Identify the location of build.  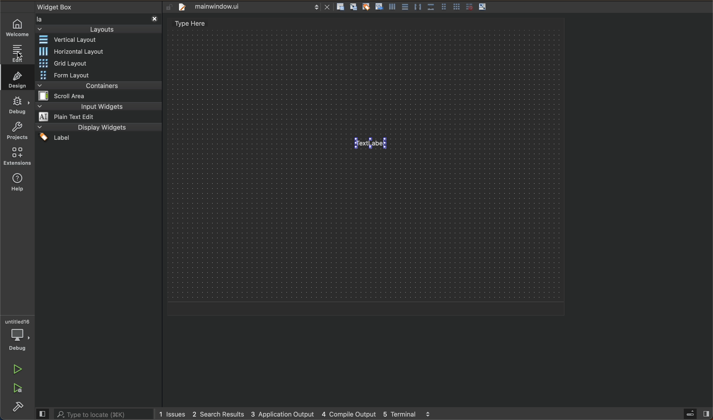
(17, 408).